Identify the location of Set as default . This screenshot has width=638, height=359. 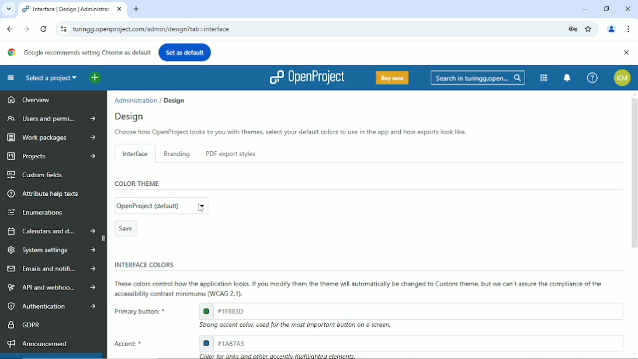
(185, 51).